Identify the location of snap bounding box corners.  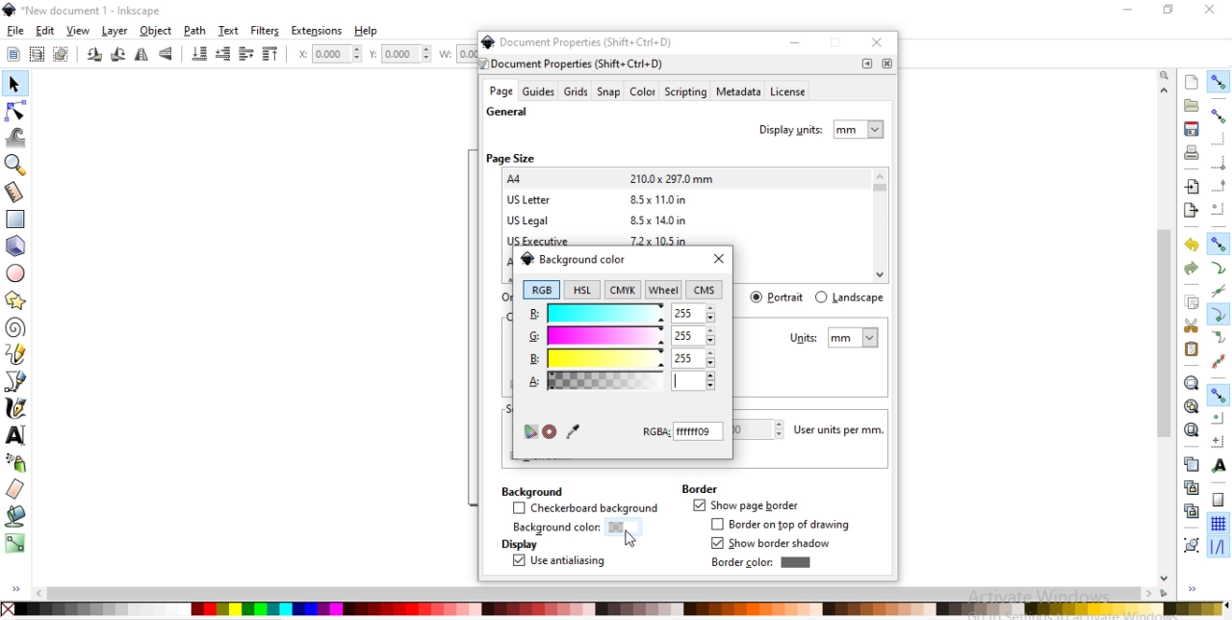
(1219, 163).